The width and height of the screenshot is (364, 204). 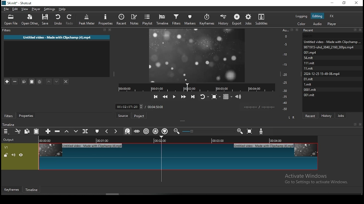 I want to click on edit, so click(x=15, y=9).